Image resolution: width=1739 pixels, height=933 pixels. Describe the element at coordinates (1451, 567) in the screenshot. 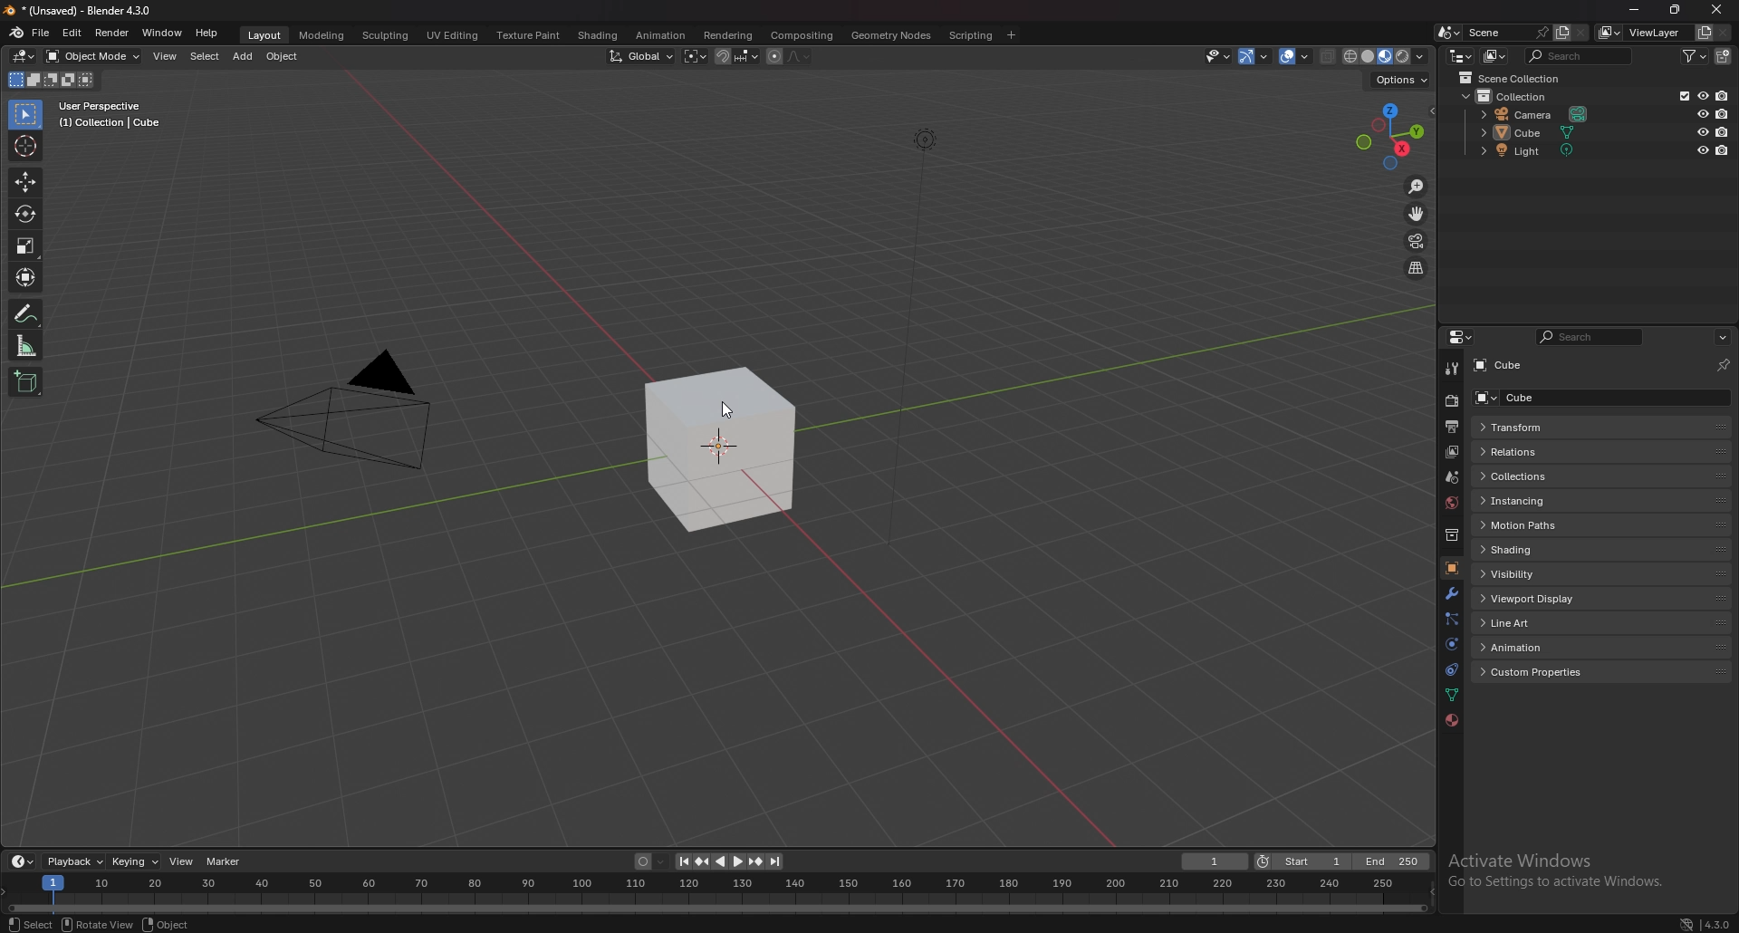

I see `object` at that location.